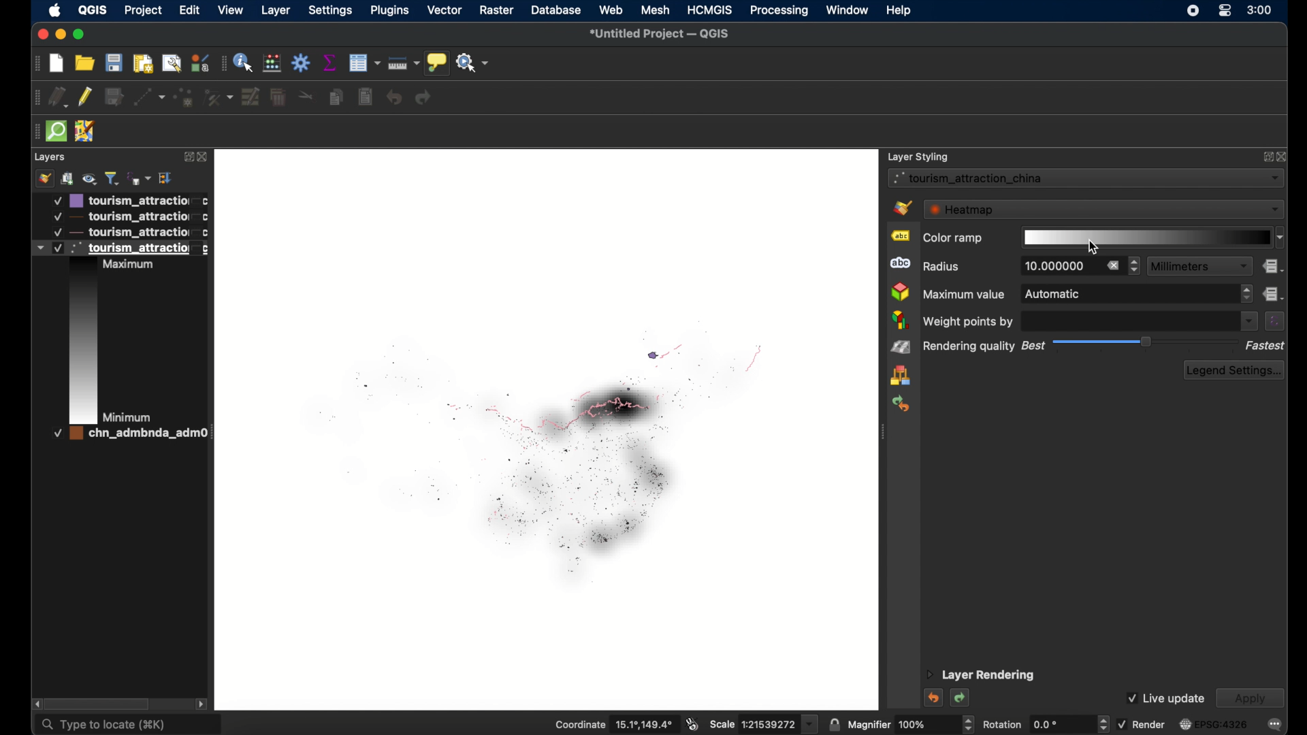  I want to click on digitize with segment, so click(151, 97).